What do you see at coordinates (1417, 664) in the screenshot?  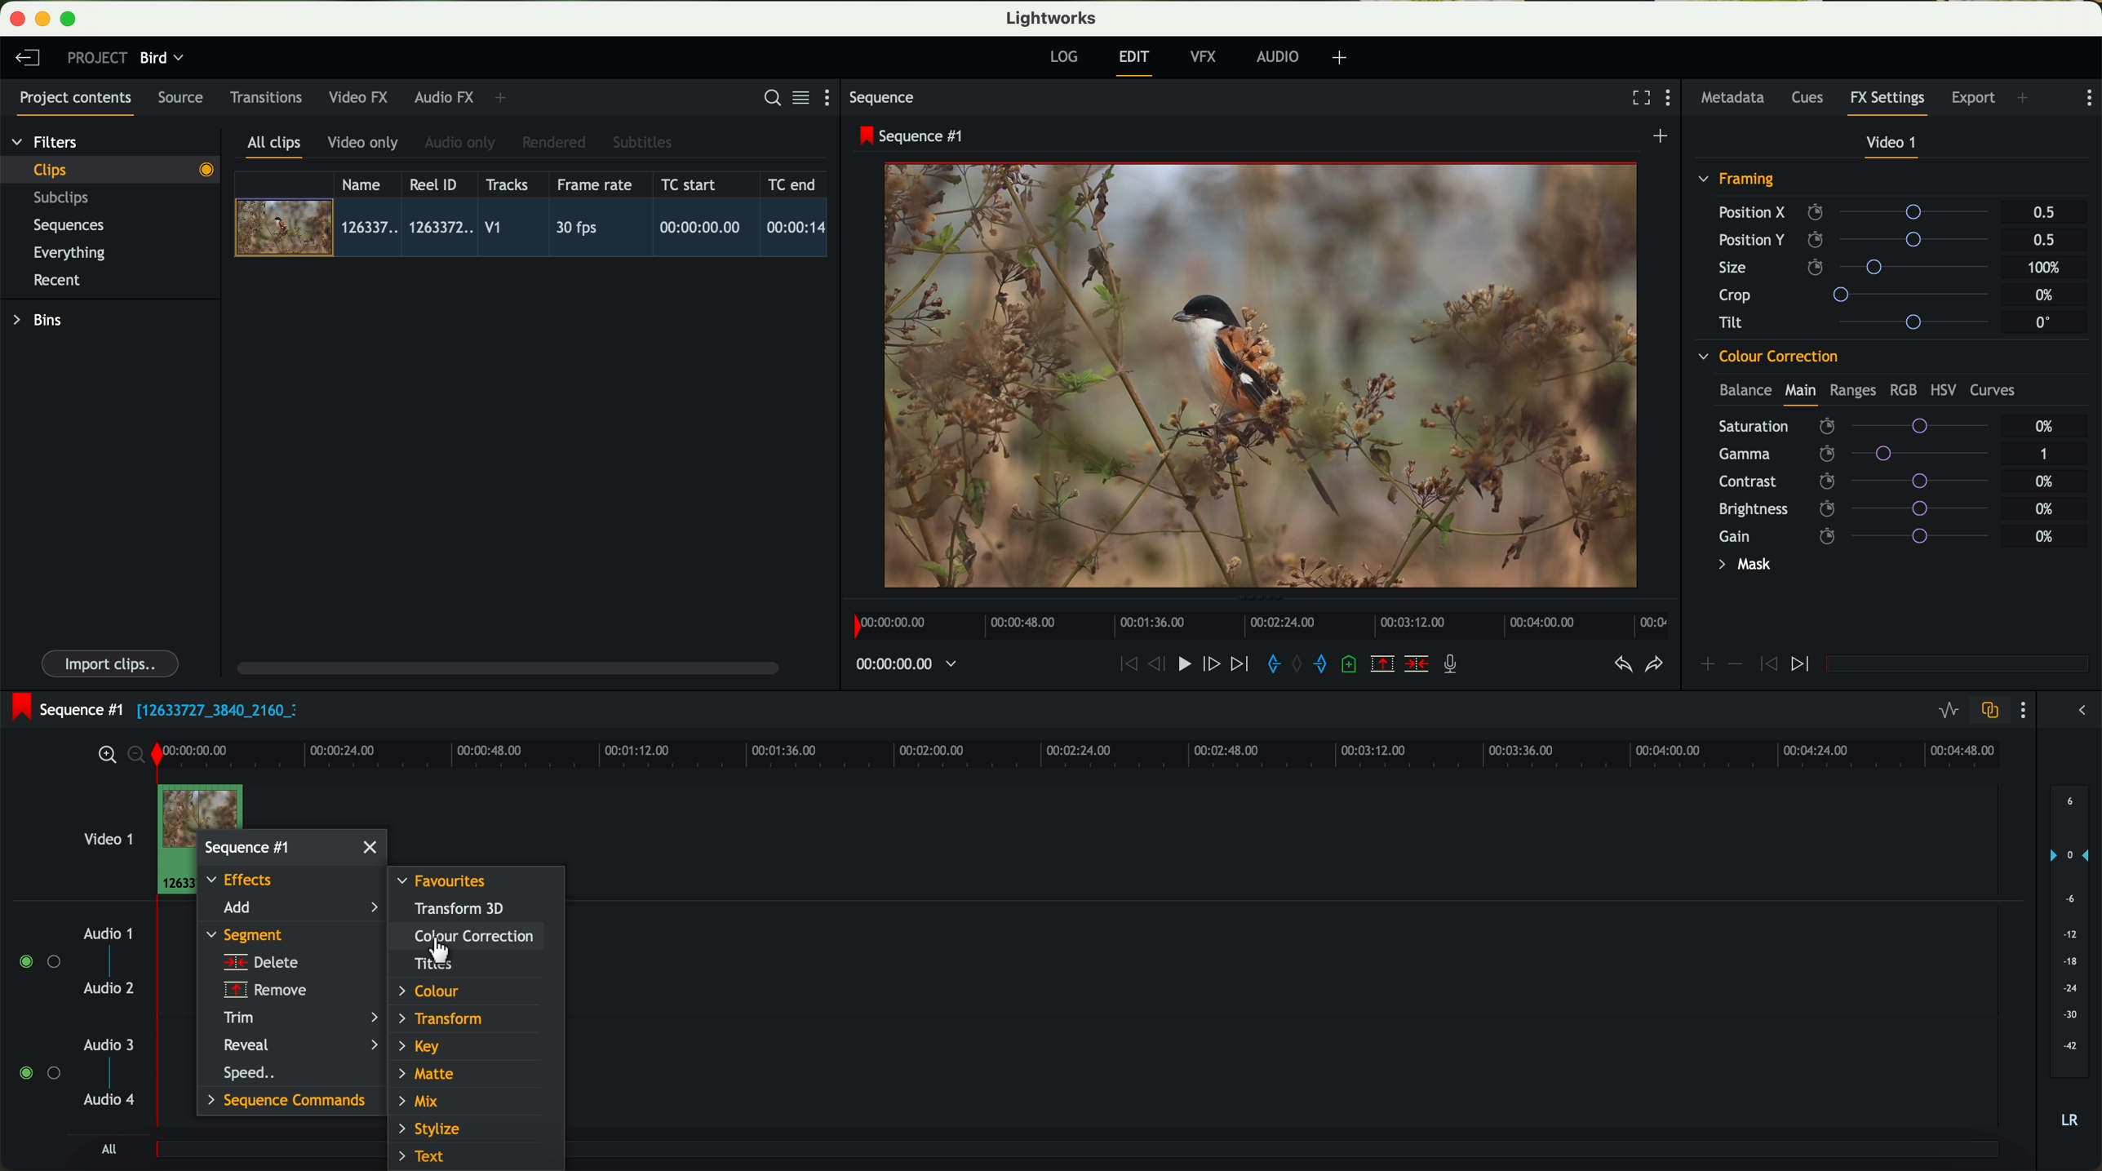 I see `delete/cut` at bounding box center [1417, 664].